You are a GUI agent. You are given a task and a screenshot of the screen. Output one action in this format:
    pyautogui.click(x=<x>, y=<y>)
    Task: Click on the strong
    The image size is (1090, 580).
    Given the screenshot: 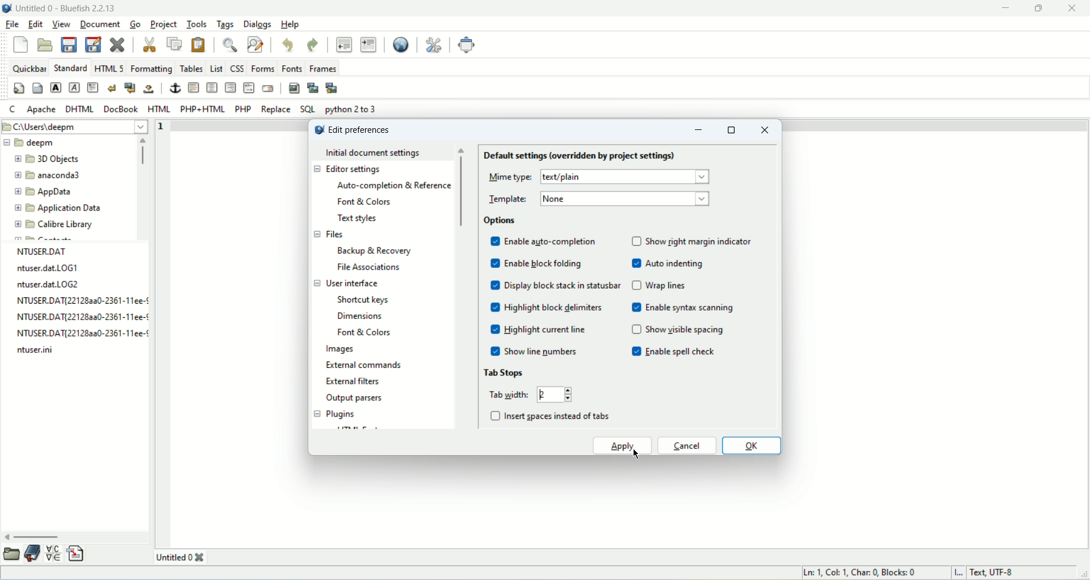 What is the action you would take?
    pyautogui.click(x=55, y=87)
    